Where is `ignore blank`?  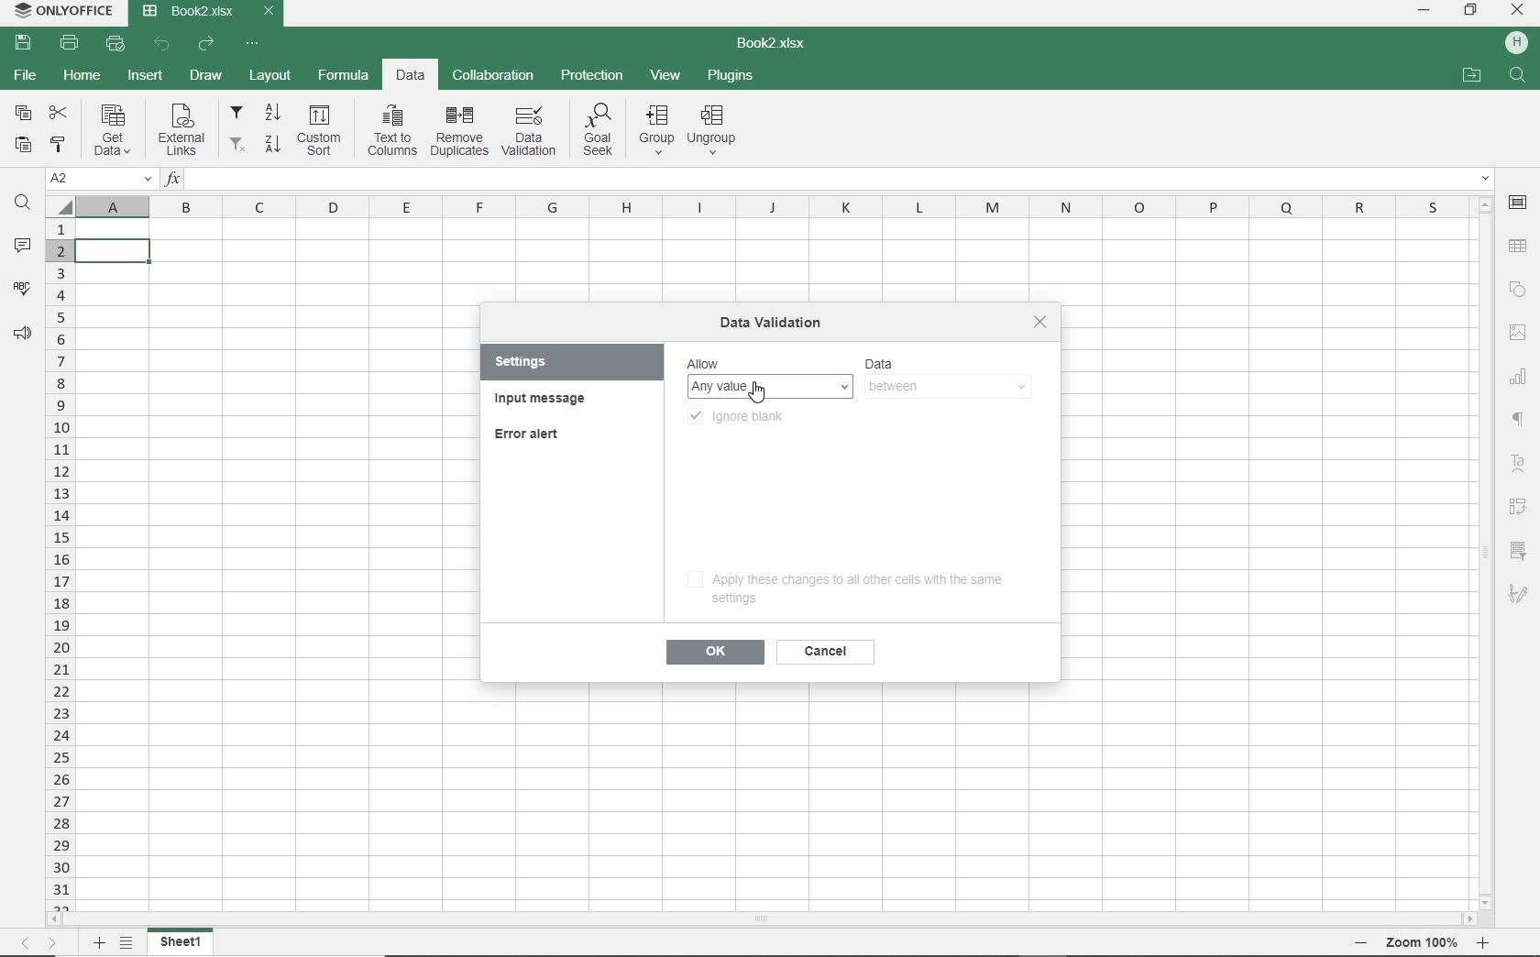
ignore blank is located at coordinates (742, 418).